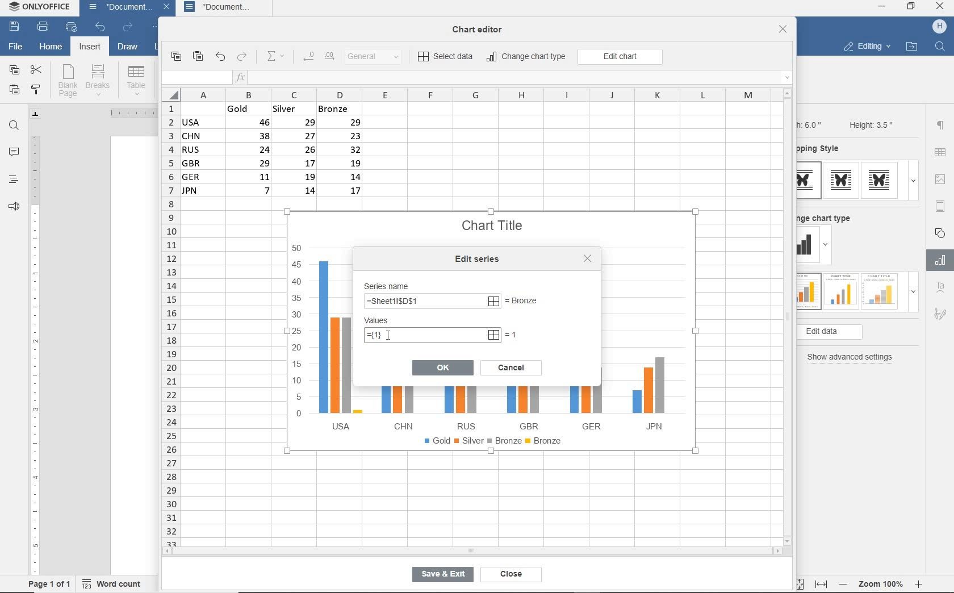 This screenshot has width=954, height=593. What do you see at coordinates (388, 321) in the screenshot?
I see `values` at bounding box center [388, 321].